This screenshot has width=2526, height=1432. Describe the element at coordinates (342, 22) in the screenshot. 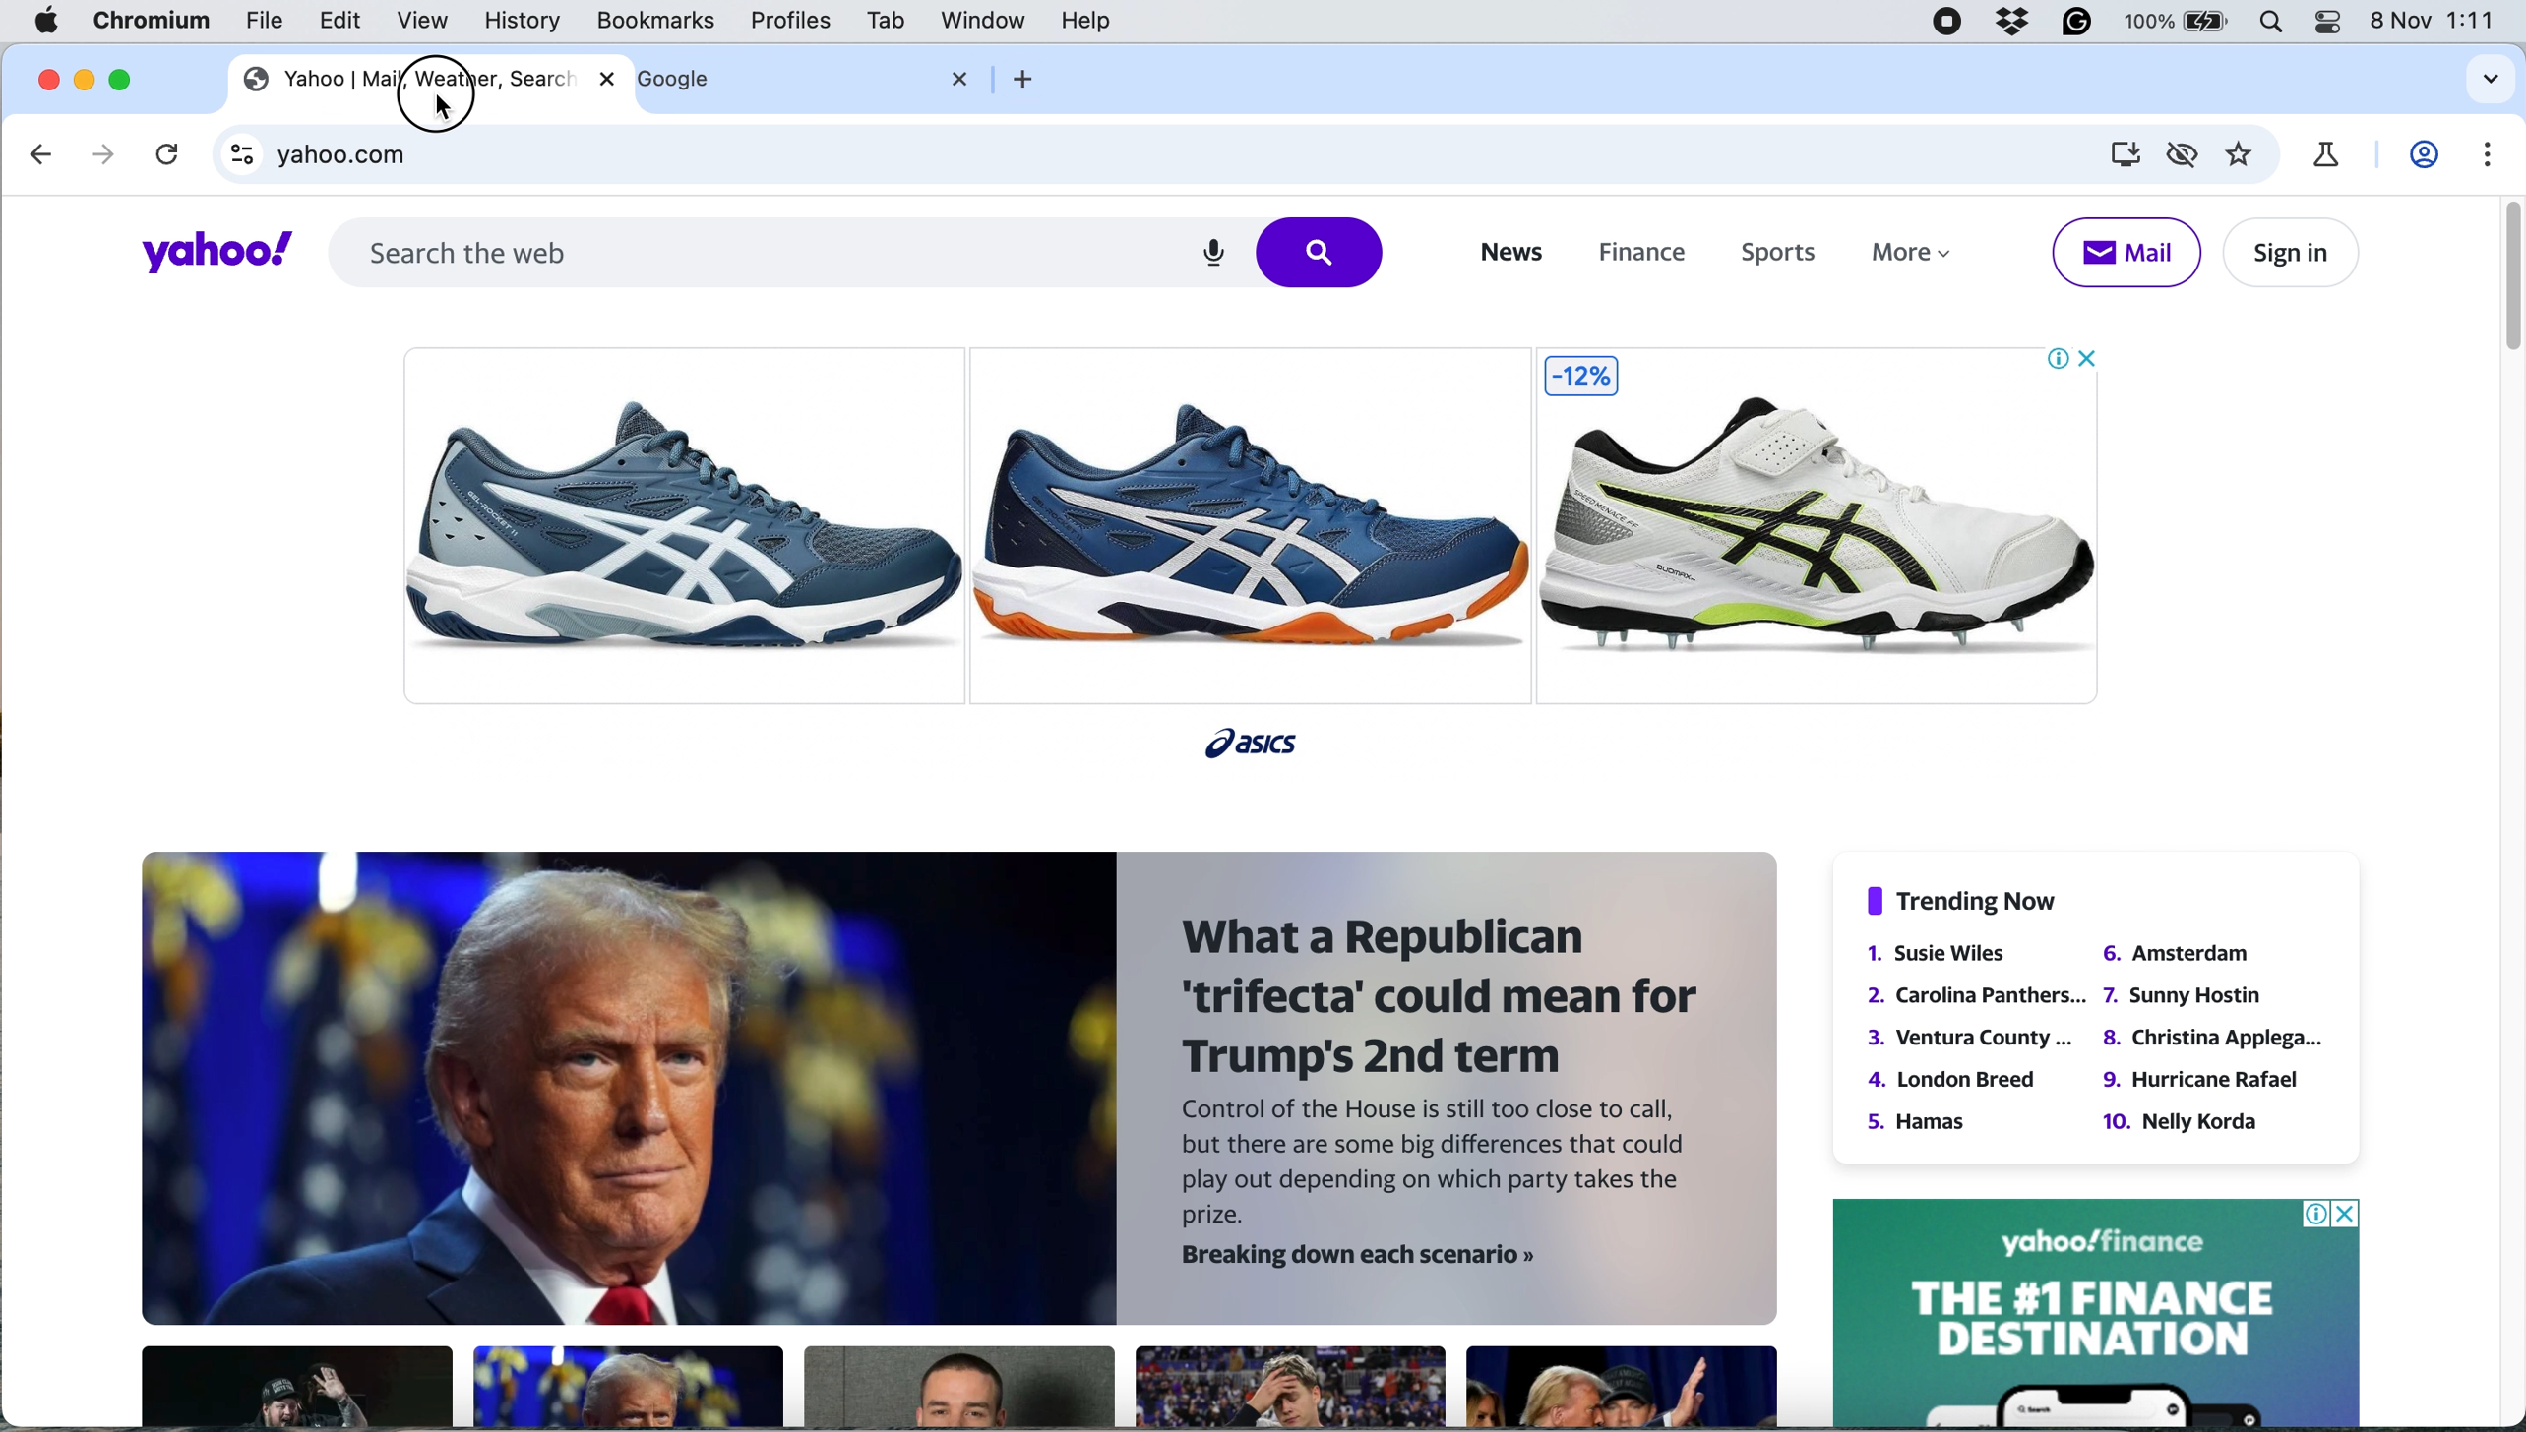

I see `edit` at that location.